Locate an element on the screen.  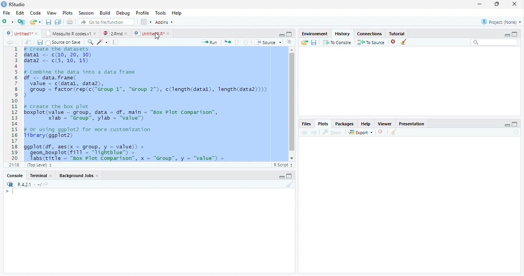
Zoom is located at coordinates (332, 132).